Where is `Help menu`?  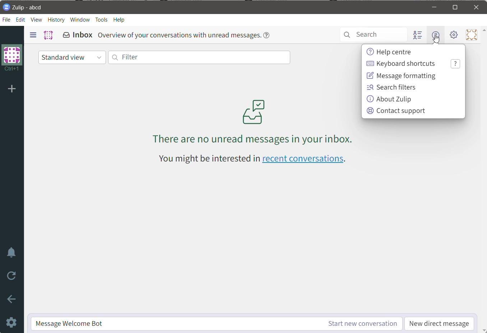
Help menu is located at coordinates (435, 35).